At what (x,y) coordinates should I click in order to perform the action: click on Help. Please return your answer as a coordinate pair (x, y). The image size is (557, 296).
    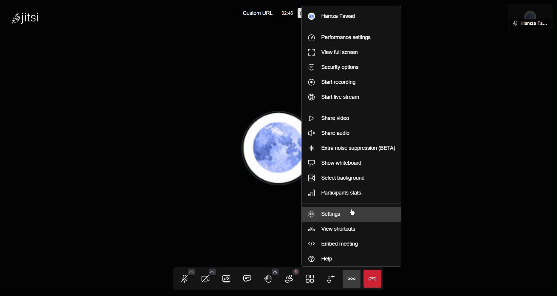
    Looking at the image, I should click on (328, 259).